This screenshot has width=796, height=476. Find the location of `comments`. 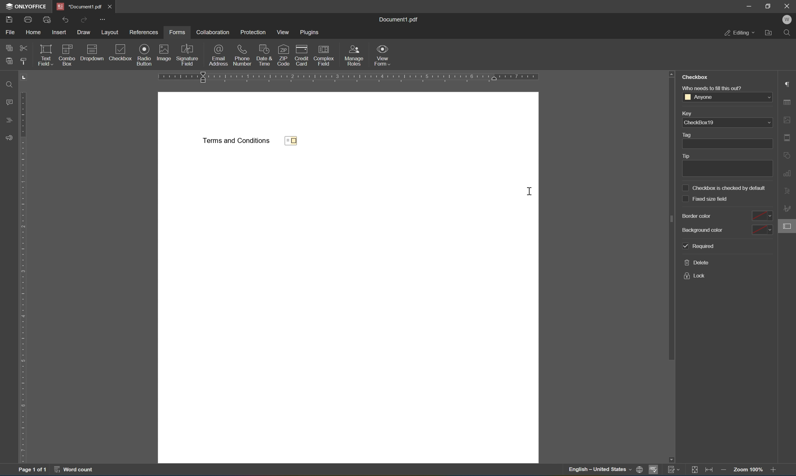

comments is located at coordinates (9, 101).